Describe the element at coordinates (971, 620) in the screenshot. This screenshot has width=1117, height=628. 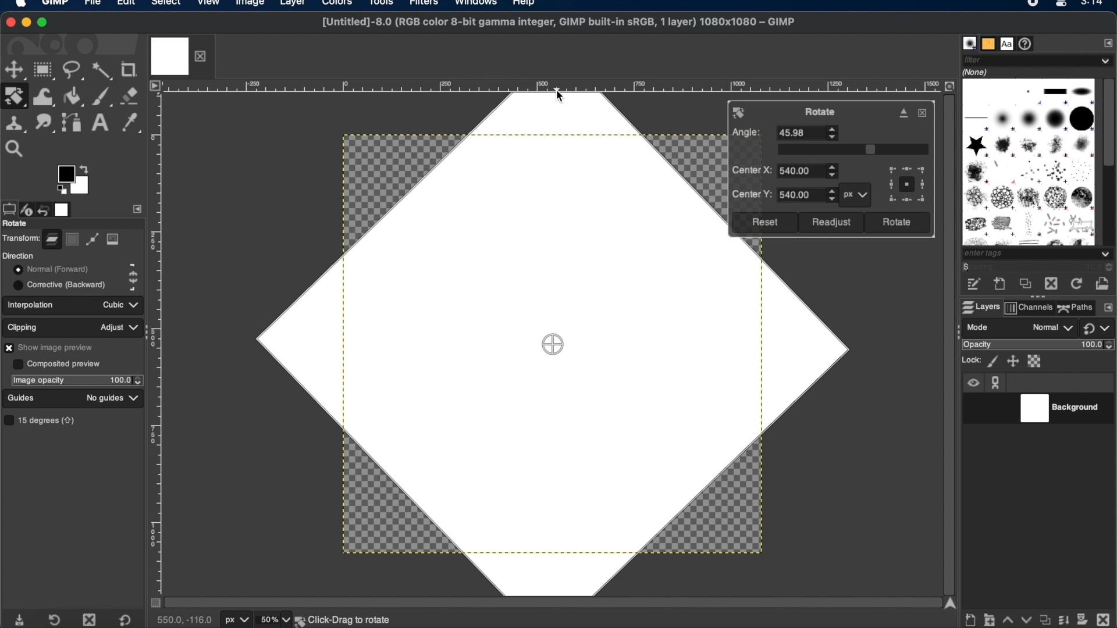
I see `create new layer` at that location.